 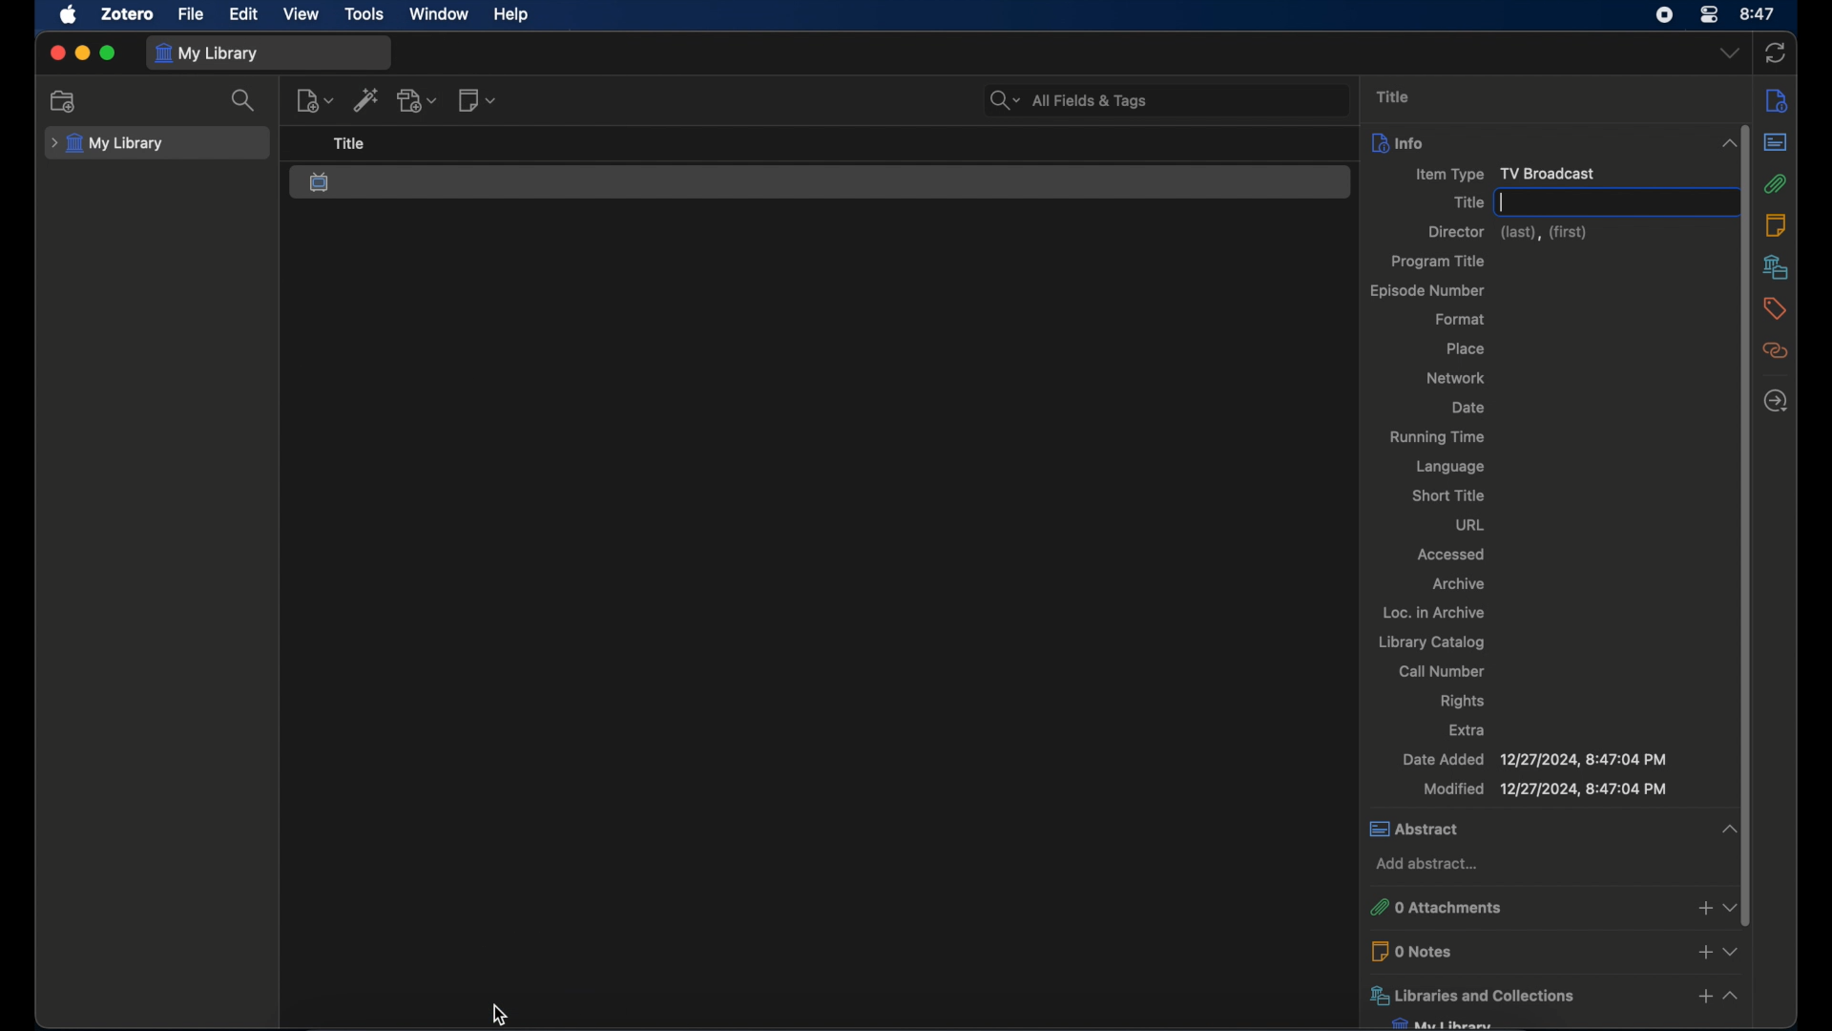 I want to click on date, so click(x=1468, y=409).